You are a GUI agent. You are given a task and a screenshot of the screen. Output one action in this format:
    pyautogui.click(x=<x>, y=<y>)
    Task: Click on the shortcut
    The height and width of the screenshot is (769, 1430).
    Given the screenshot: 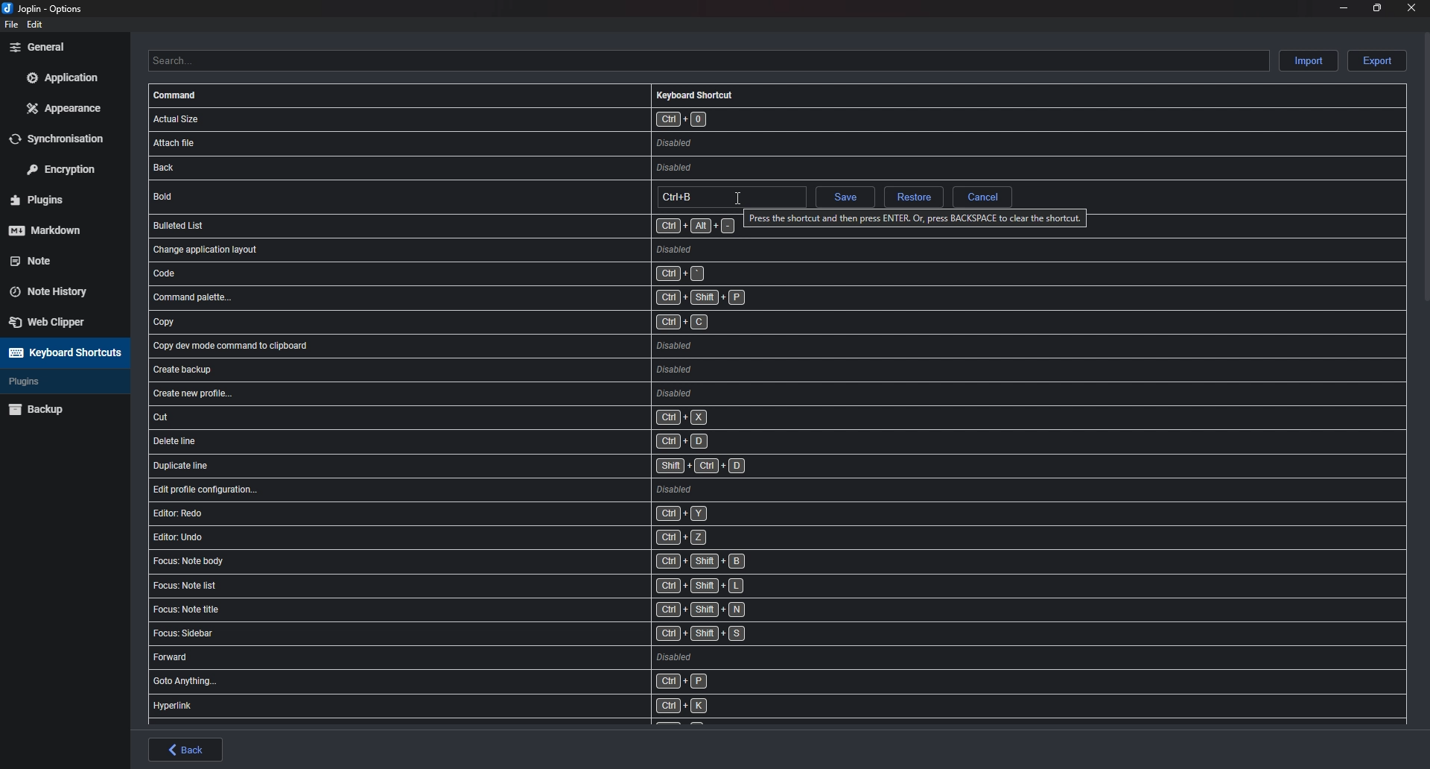 What is the action you would take?
    pyautogui.click(x=509, y=465)
    